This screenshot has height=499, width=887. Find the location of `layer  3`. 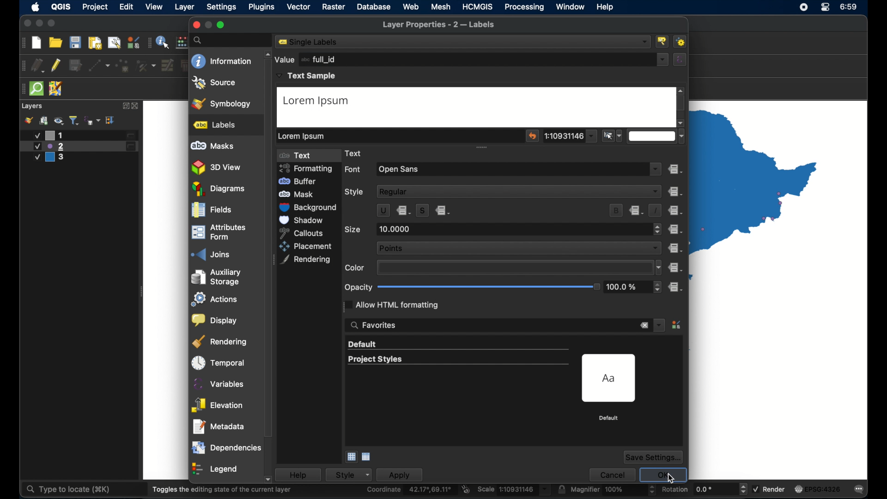

layer  3 is located at coordinates (54, 158).